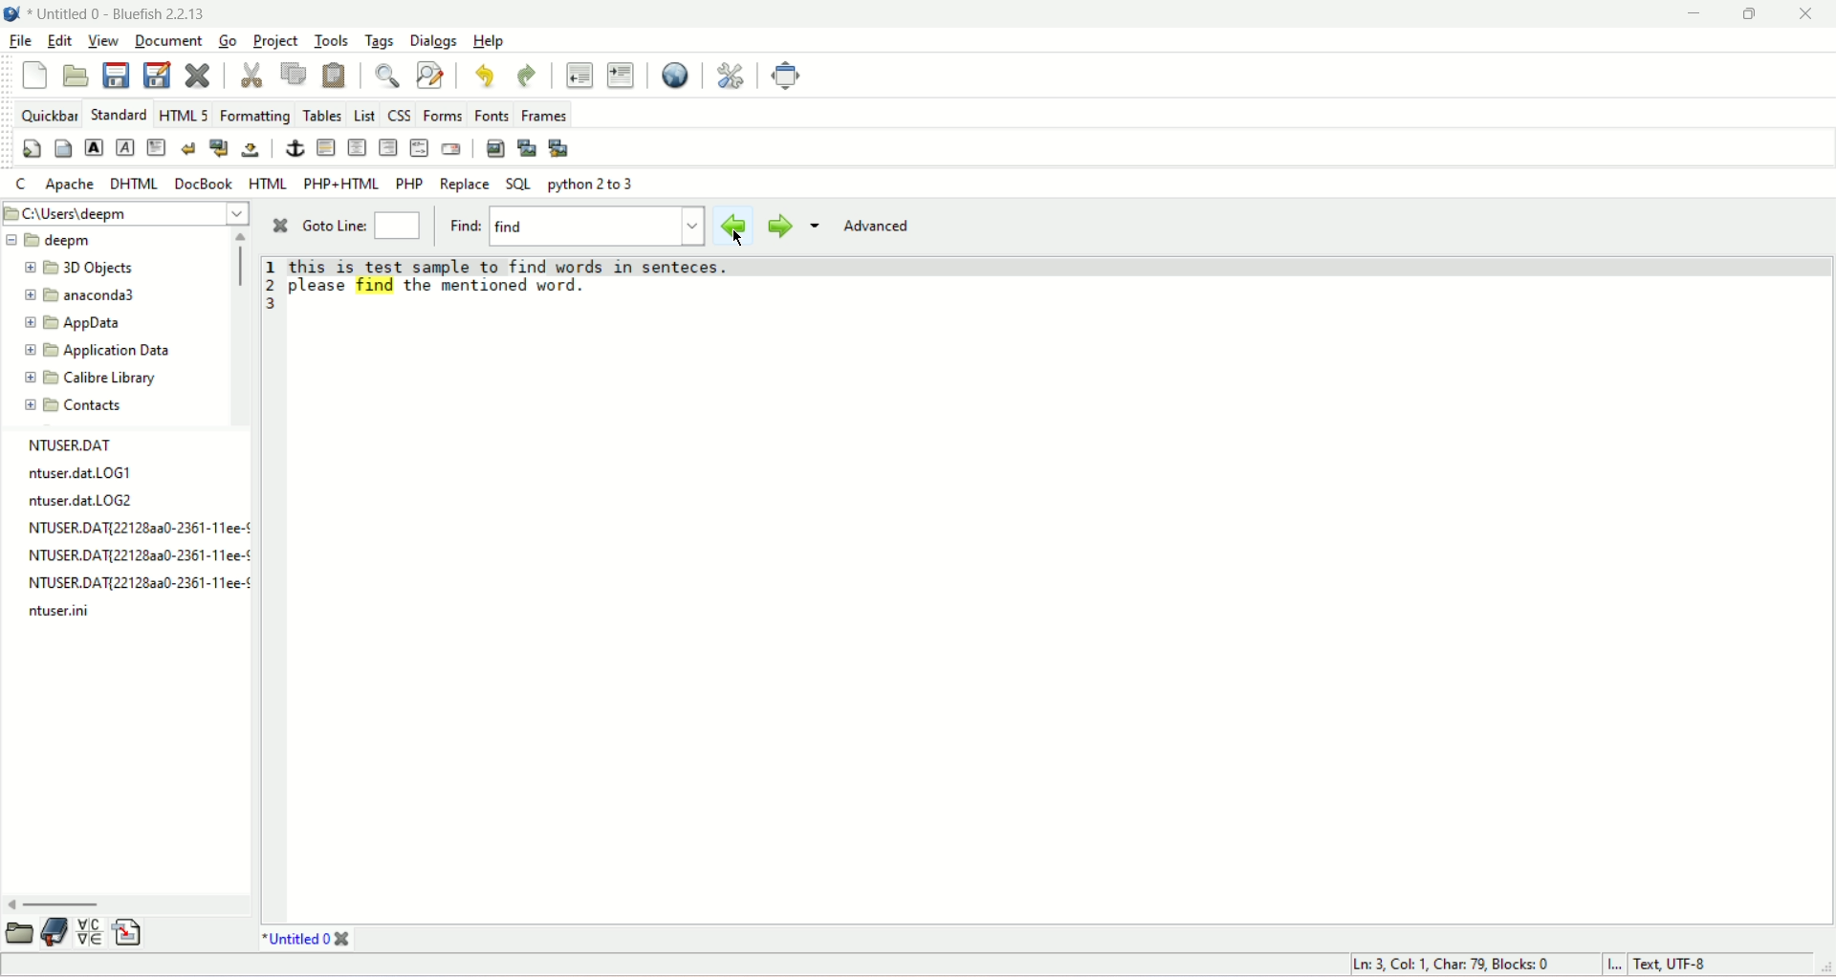 The width and height of the screenshot is (1836, 977). Describe the element at coordinates (272, 285) in the screenshot. I see `line number` at that location.